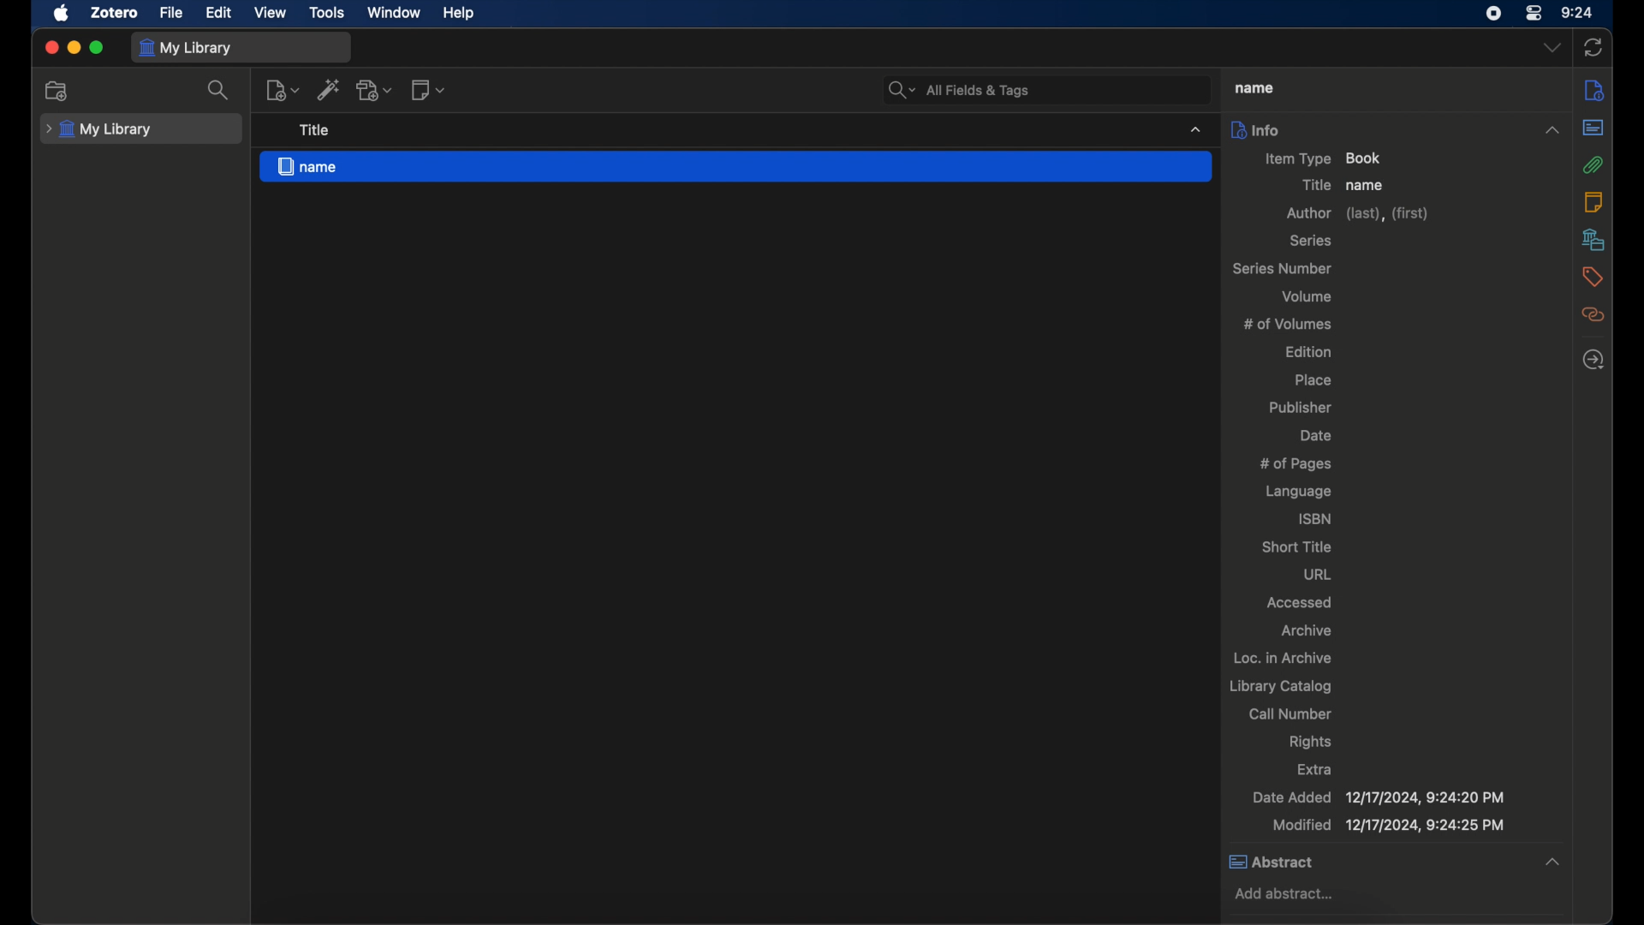 The width and height of the screenshot is (1644, 925). Describe the element at coordinates (1300, 407) in the screenshot. I see `publisher` at that location.